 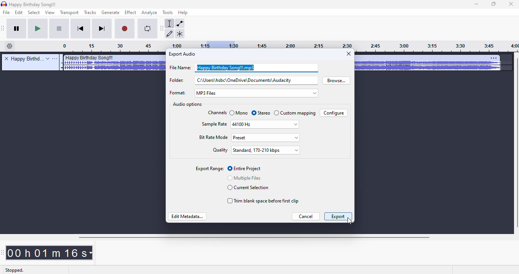 I want to click on audacity time toolbar, so click(x=3, y=253).